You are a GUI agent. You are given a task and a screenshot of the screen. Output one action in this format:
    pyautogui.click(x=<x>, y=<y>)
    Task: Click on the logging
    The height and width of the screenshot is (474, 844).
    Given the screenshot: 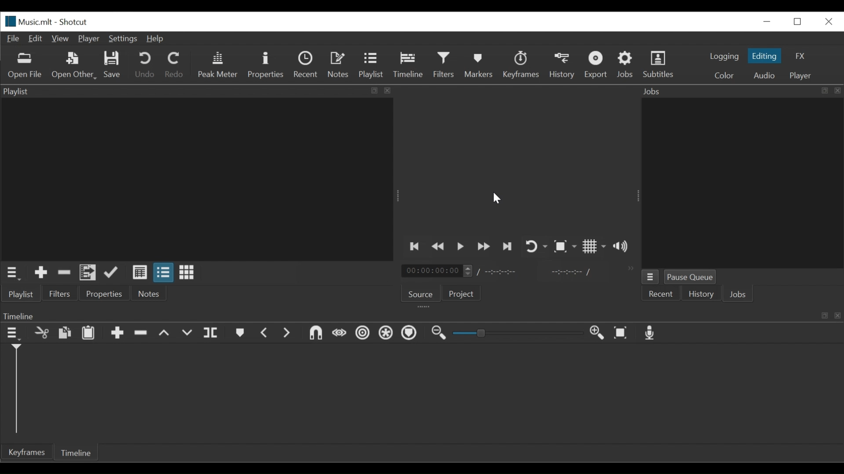 What is the action you would take?
    pyautogui.click(x=726, y=57)
    